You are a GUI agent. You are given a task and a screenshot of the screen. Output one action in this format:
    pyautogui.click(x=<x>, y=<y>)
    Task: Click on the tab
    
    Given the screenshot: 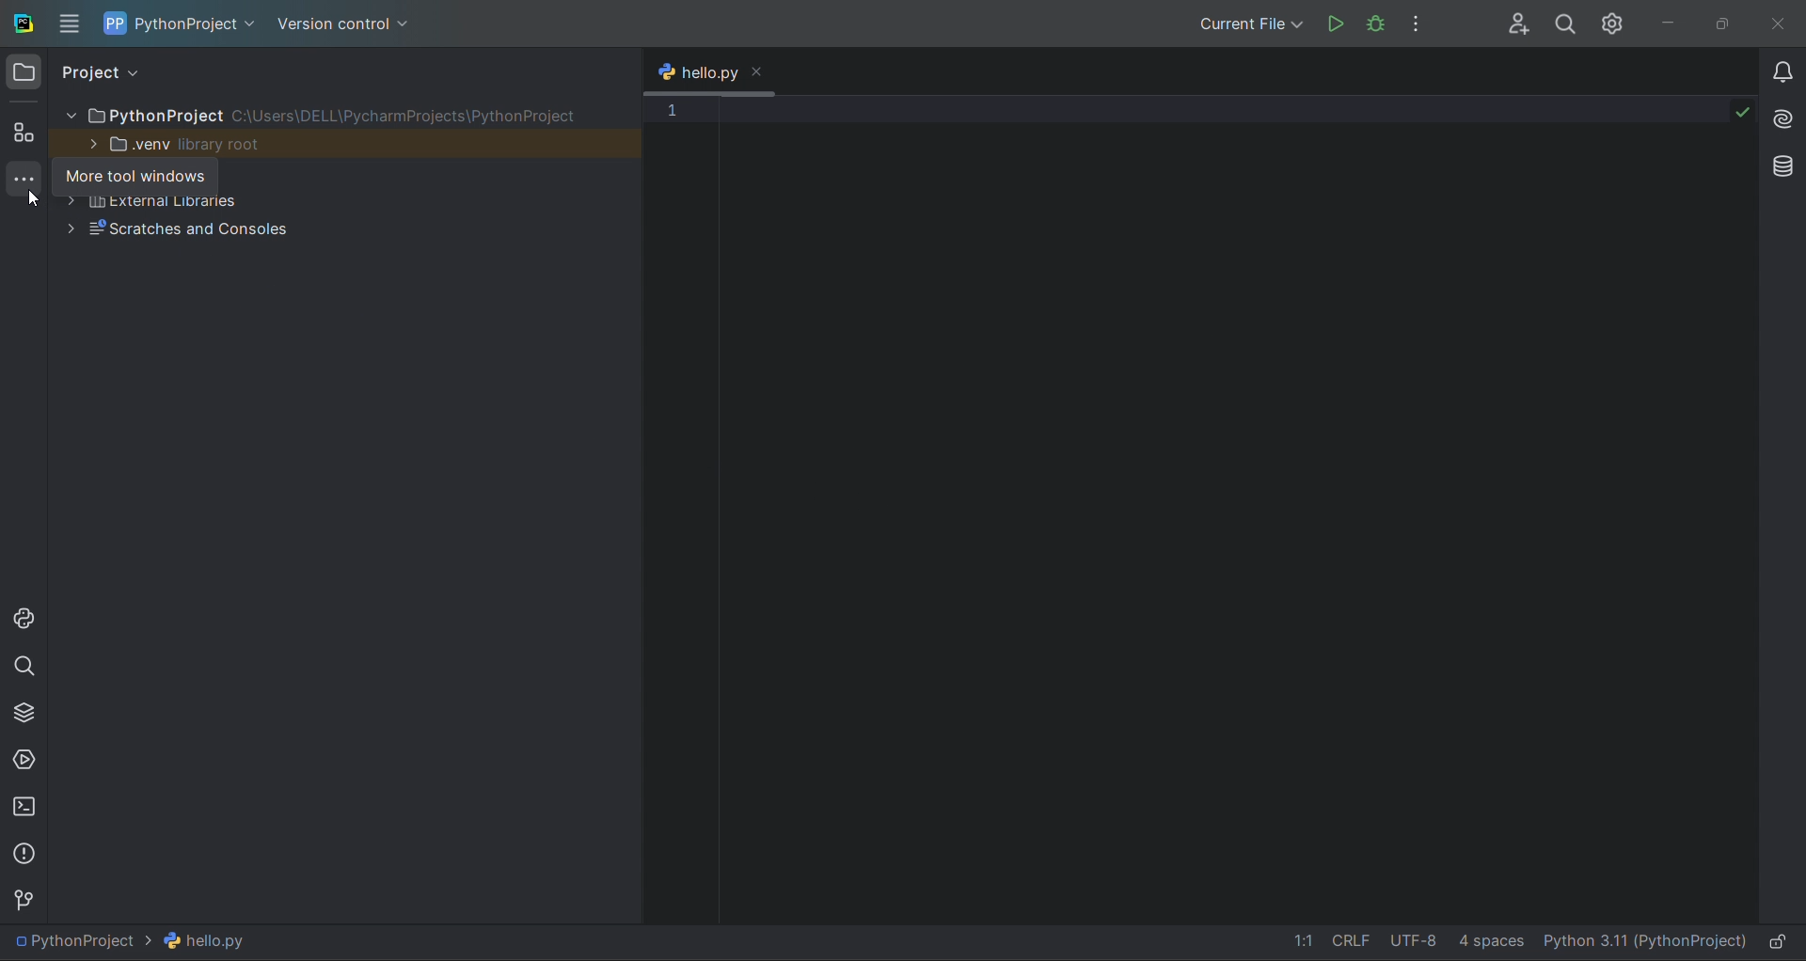 What is the action you would take?
    pyautogui.click(x=694, y=70)
    